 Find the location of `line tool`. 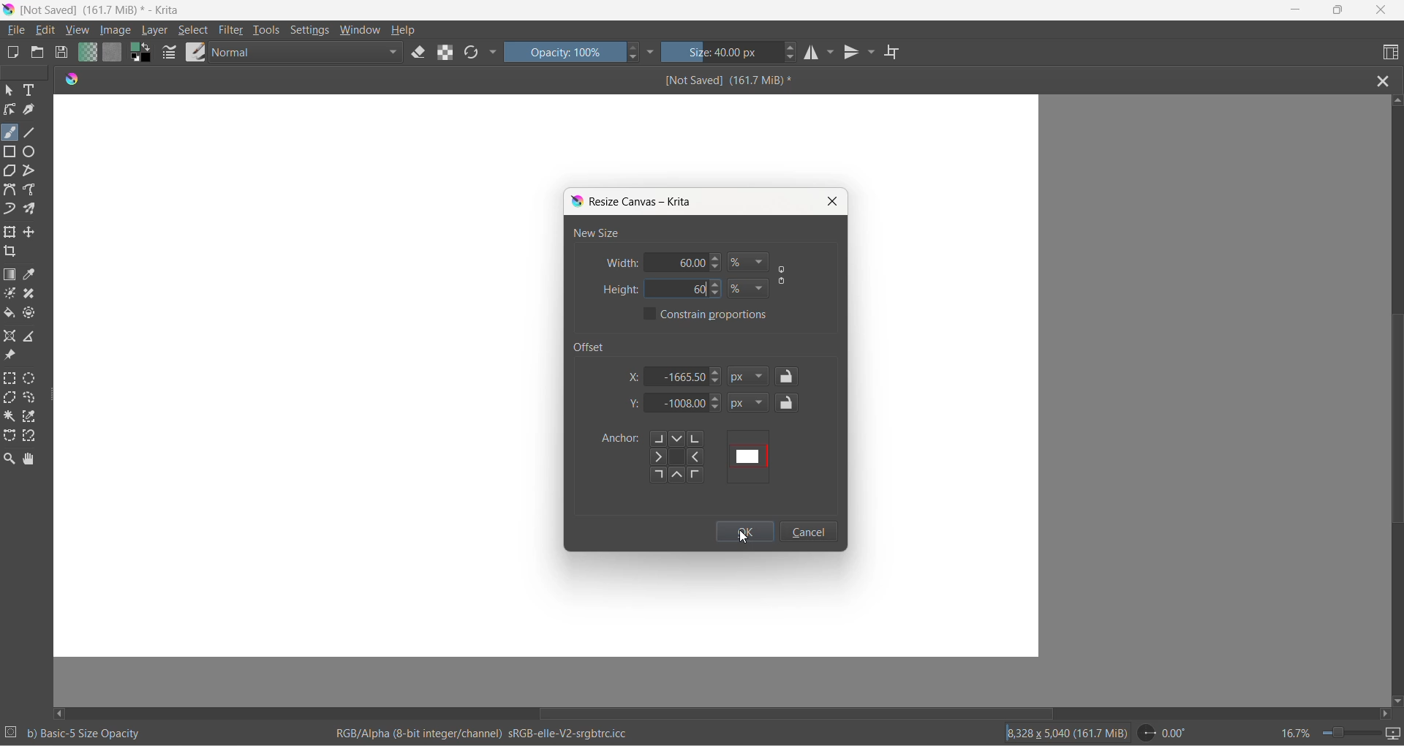

line tool is located at coordinates (32, 130).